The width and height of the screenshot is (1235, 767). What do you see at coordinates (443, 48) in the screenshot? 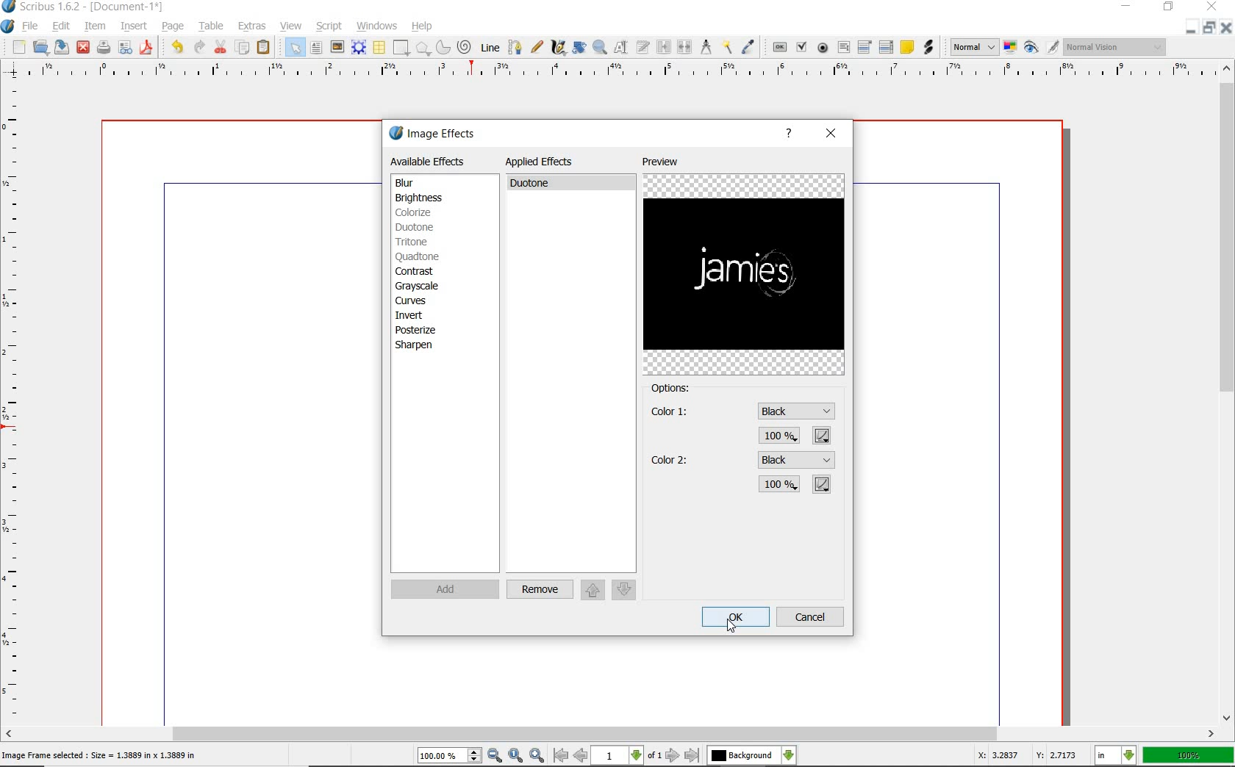
I see `ARC` at bounding box center [443, 48].